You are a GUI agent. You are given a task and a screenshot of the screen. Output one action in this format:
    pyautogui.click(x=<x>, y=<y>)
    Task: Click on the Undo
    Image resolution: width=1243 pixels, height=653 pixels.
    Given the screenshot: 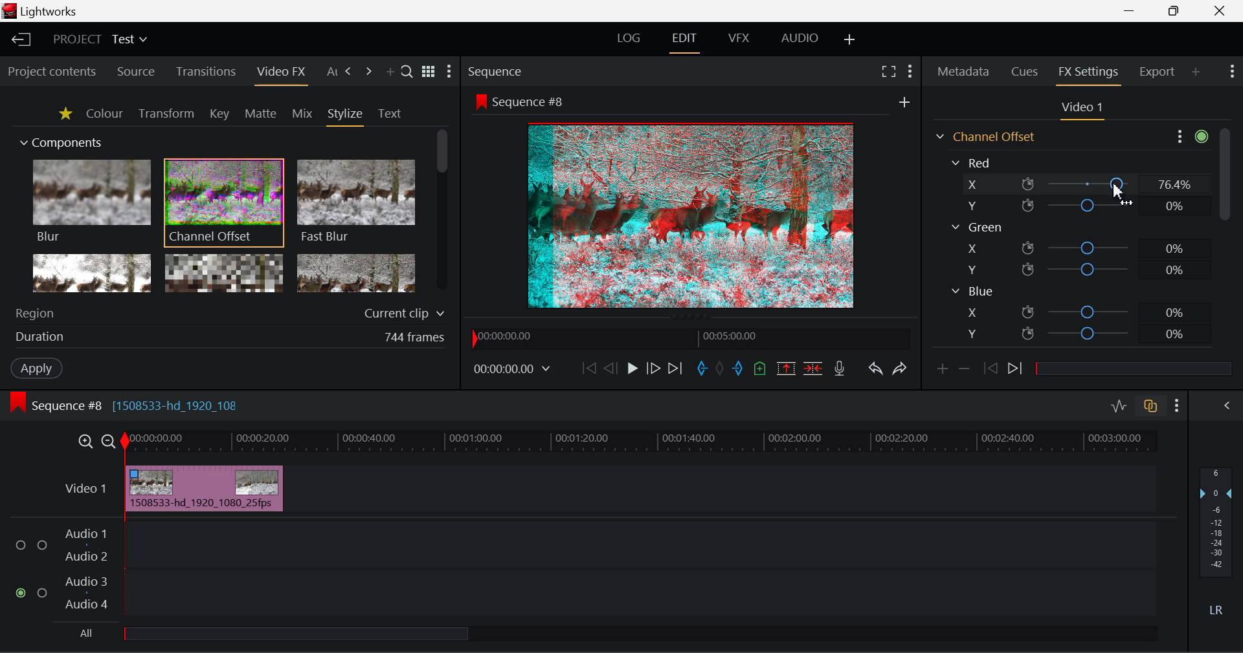 What is the action you would take?
    pyautogui.click(x=877, y=370)
    